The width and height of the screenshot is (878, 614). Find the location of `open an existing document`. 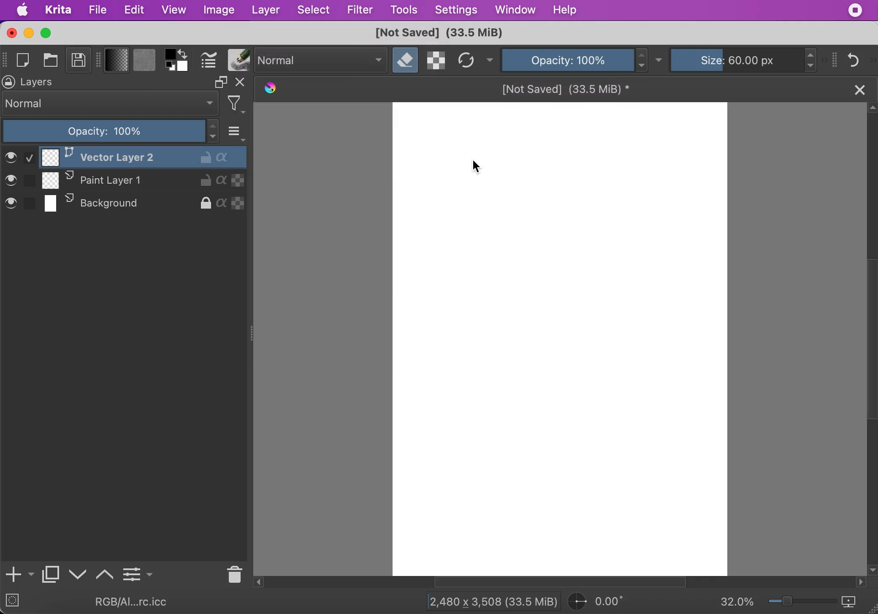

open an existing document is located at coordinates (52, 62).